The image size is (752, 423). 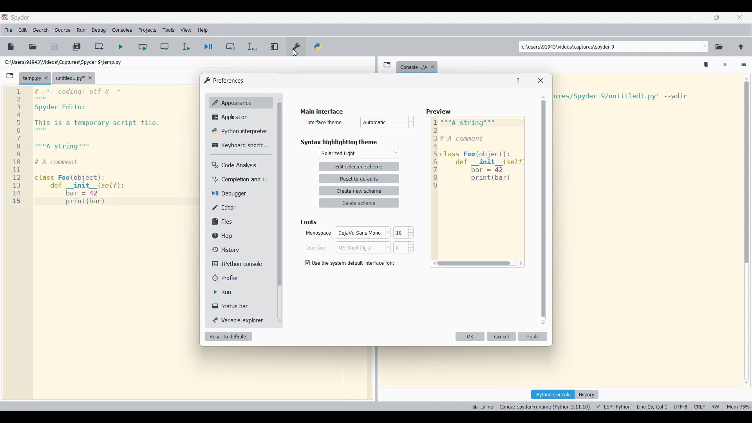 What do you see at coordinates (553, 394) in the screenshot?
I see `IPython console` at bounding box center [553, 394].